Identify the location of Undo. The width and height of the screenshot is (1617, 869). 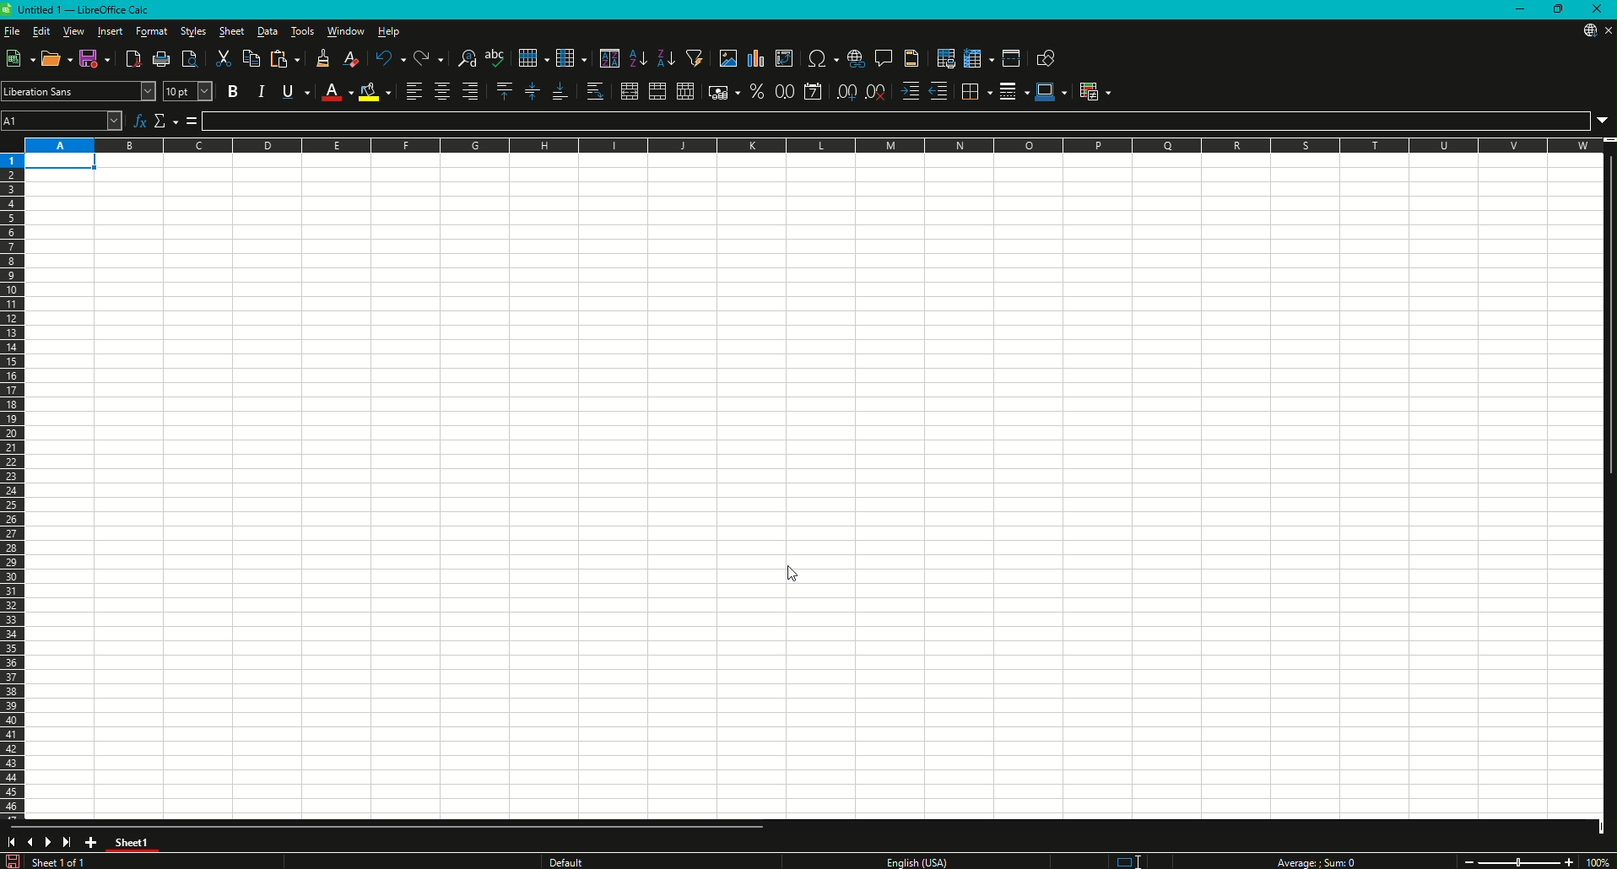
(391, 58).